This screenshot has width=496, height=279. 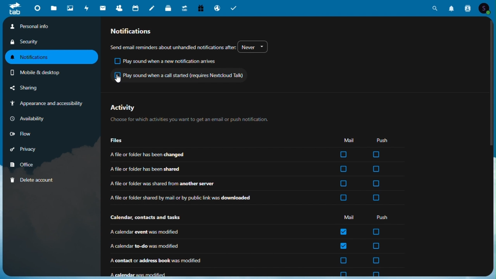 I want to click on Push, so click(x=384, y=217).